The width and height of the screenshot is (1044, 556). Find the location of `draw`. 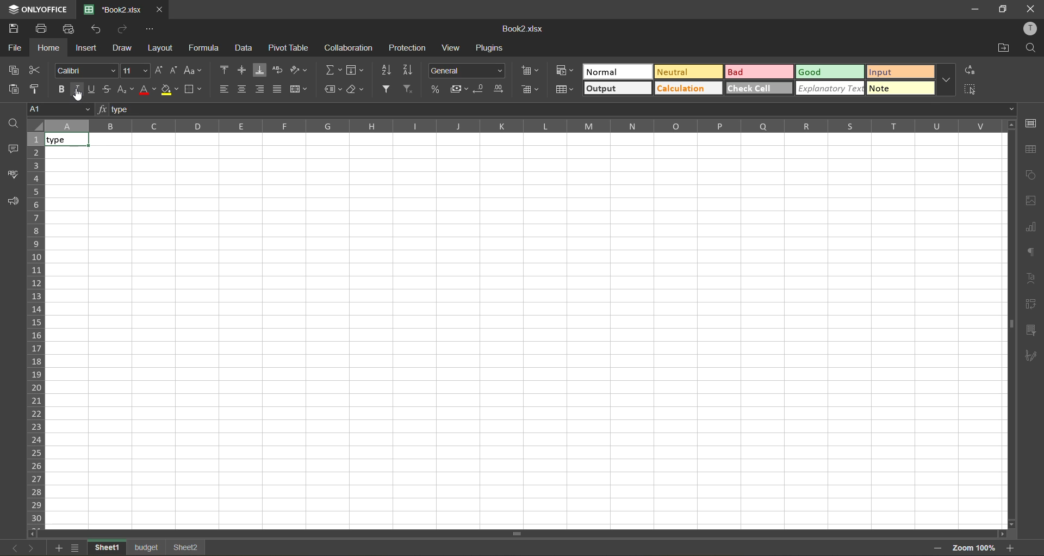

draw is located at coordinates (122, 47).